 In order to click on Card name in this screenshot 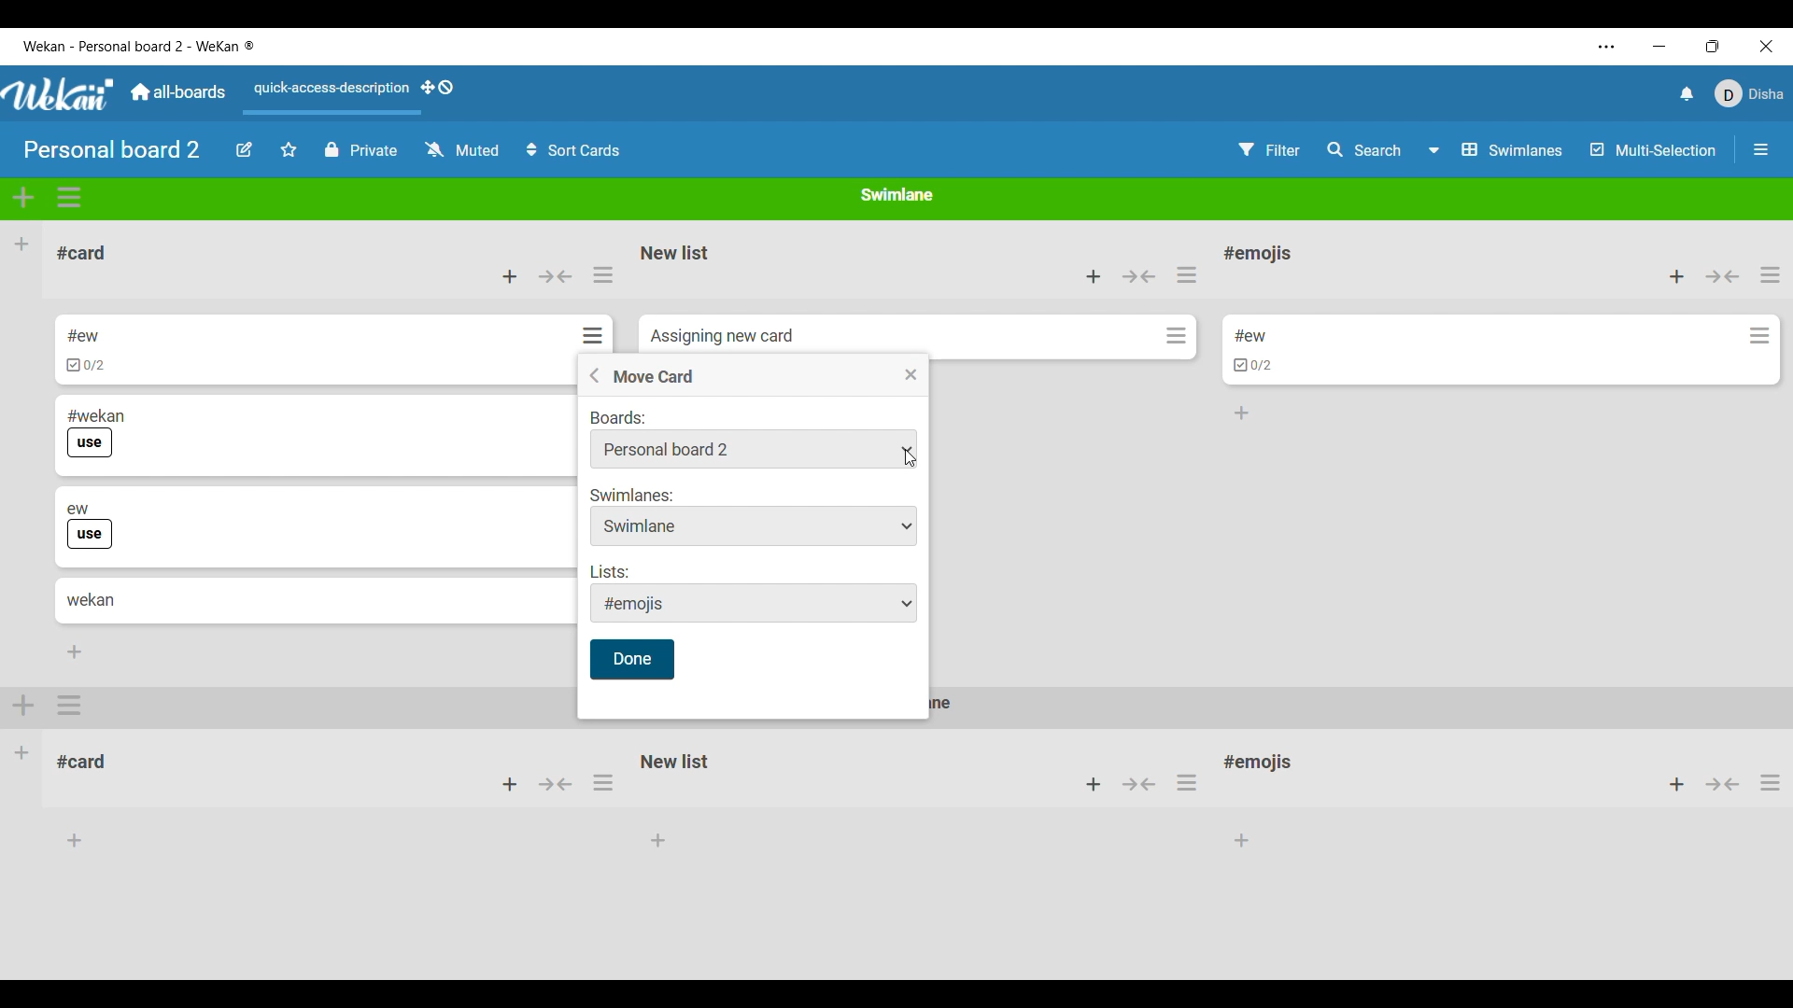, I will do `click(722, 337)`.